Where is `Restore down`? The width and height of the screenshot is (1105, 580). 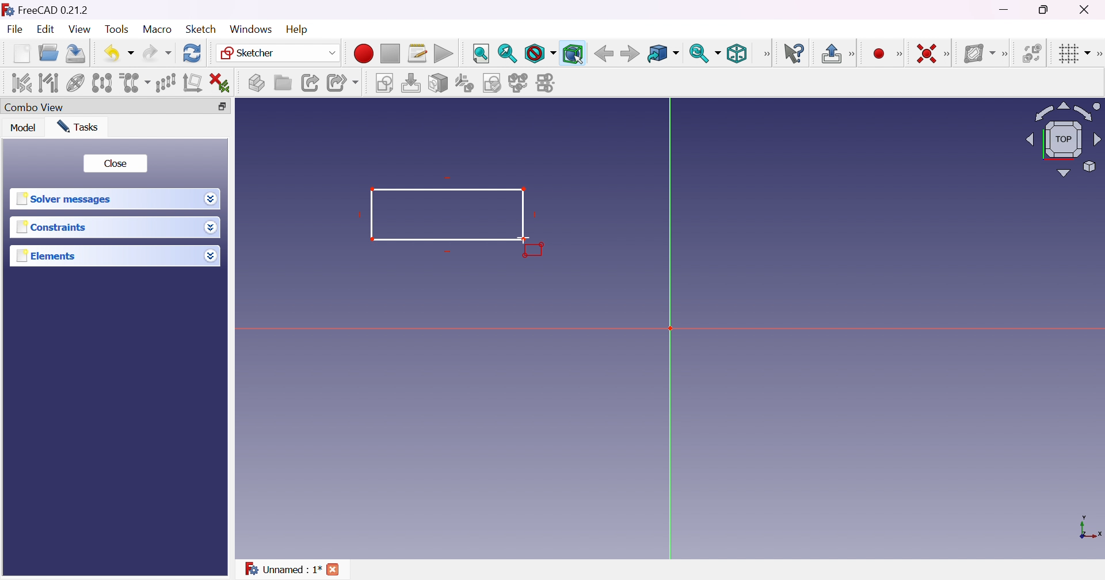
Restore down is located at coordinates (222, 106).